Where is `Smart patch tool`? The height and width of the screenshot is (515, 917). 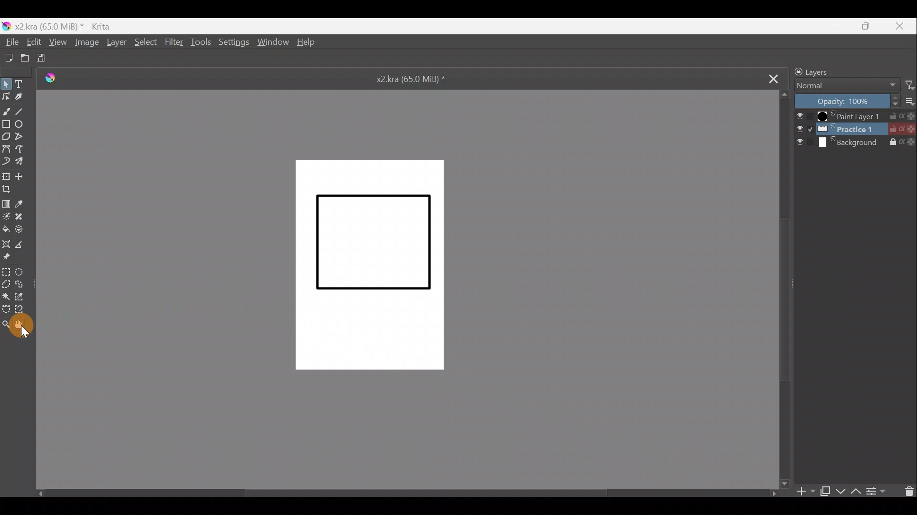 Smart patch tool is located at coordinates (22, 216).